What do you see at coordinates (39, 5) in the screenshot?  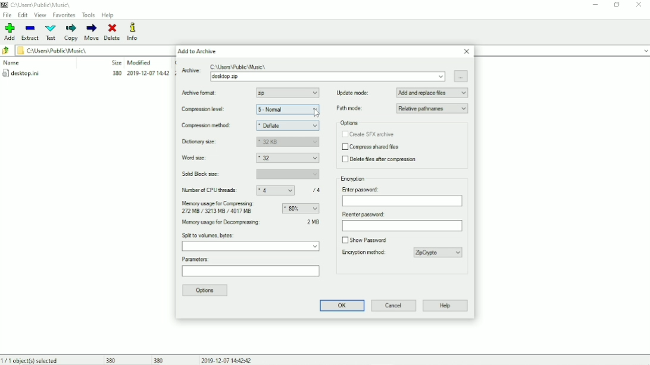 I see `Location` at bounding box center [39, 5].